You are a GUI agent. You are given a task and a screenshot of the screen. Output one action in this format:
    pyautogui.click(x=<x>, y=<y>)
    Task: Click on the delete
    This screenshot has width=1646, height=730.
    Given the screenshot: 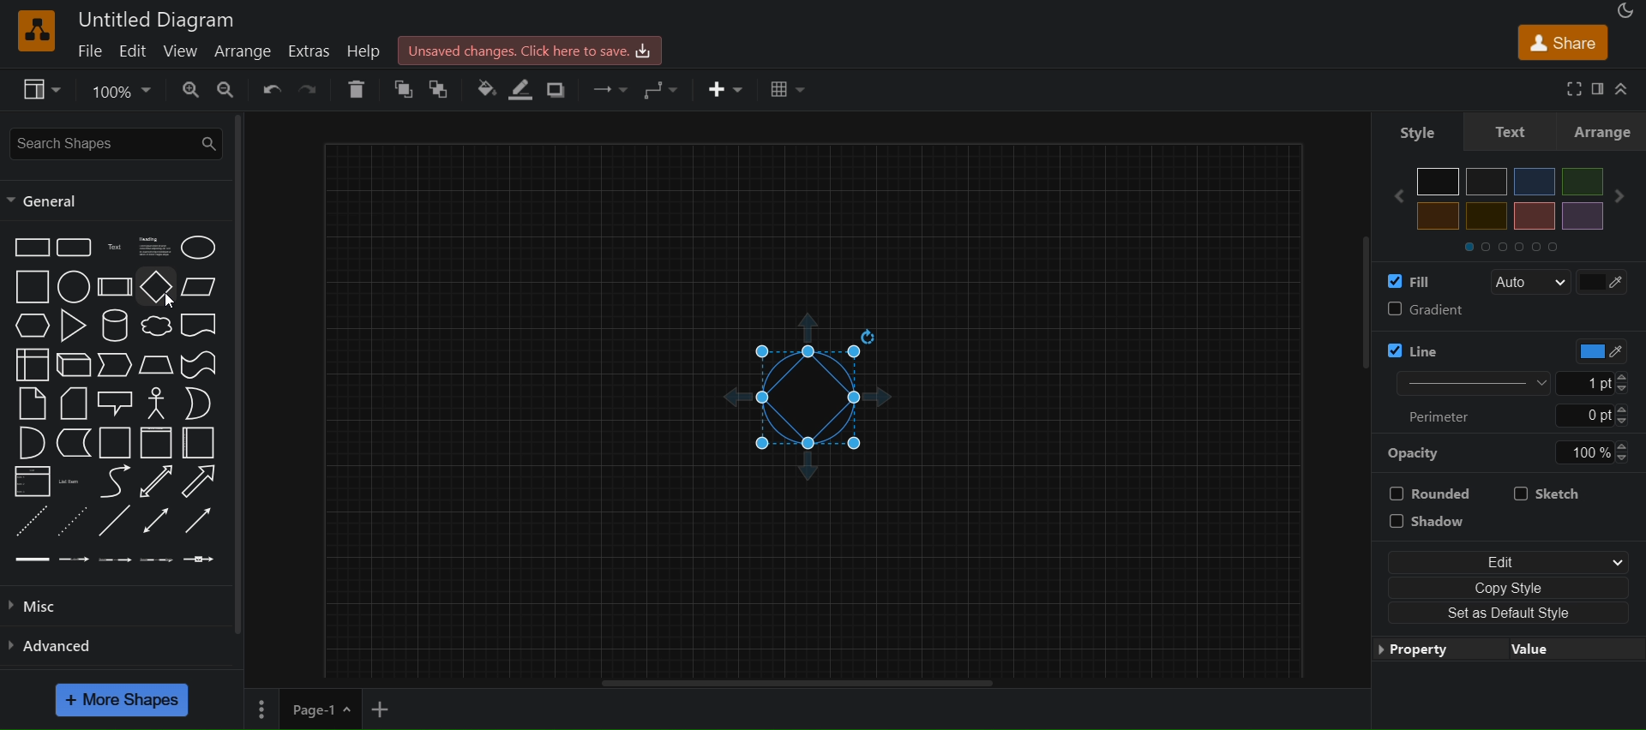 What is the action you would take?
    pyautogui.click(x=357, y=89)
    